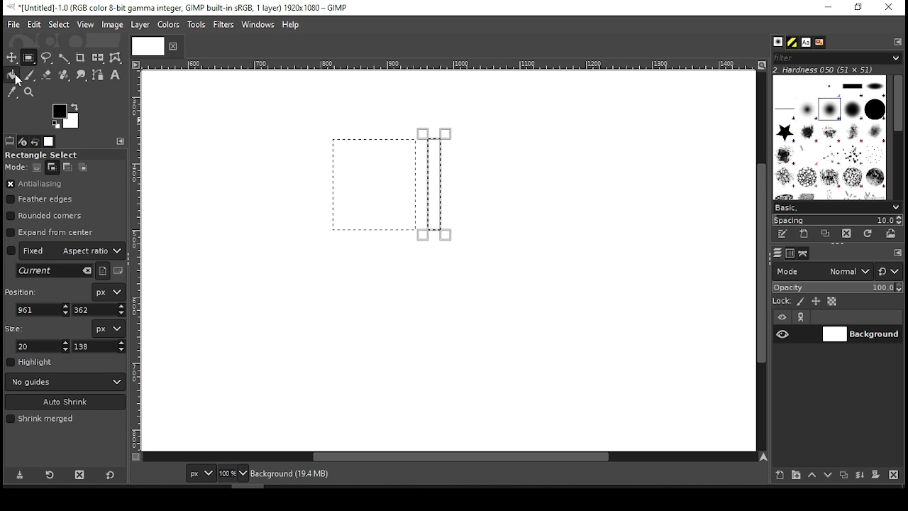 The image size is (908, 511). Describe the element at coordinates (65, 76) in the screenshot. I see `heal tool` at that location.